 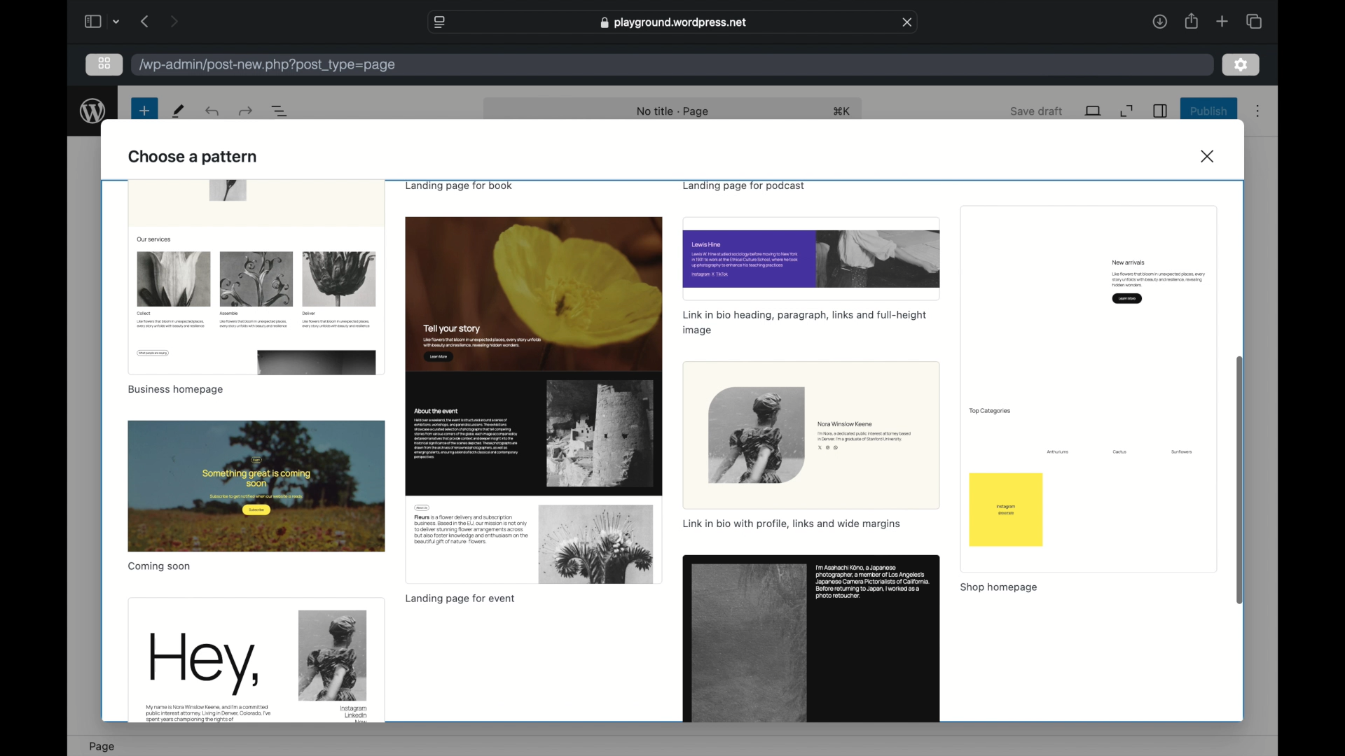 What do you see at coordinates (1241, 64) in the screenshot?
I see `settings` at bounding box center [1241, 64].